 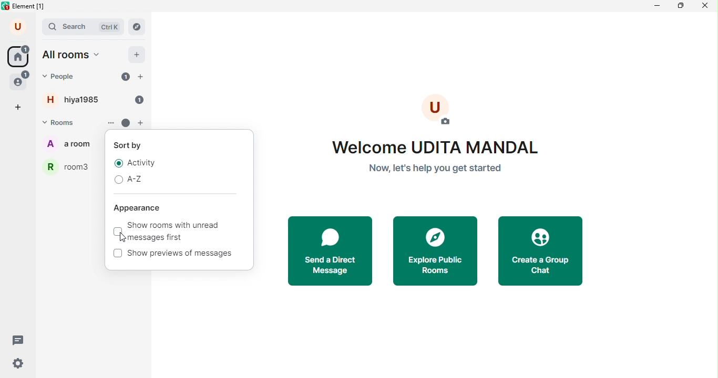 What do you see at coordinates (20, 107) in the screenshot?
I see `add space` at bounding box center [20, 107].